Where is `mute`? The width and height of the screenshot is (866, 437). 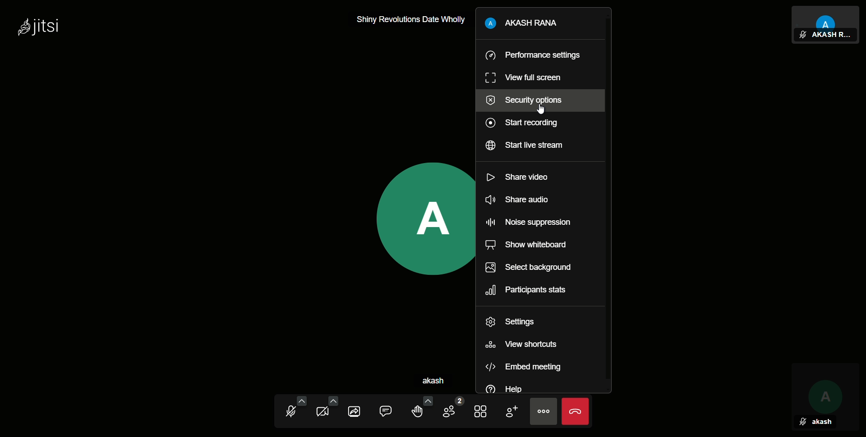
mute is located at coordinates (292, 410).